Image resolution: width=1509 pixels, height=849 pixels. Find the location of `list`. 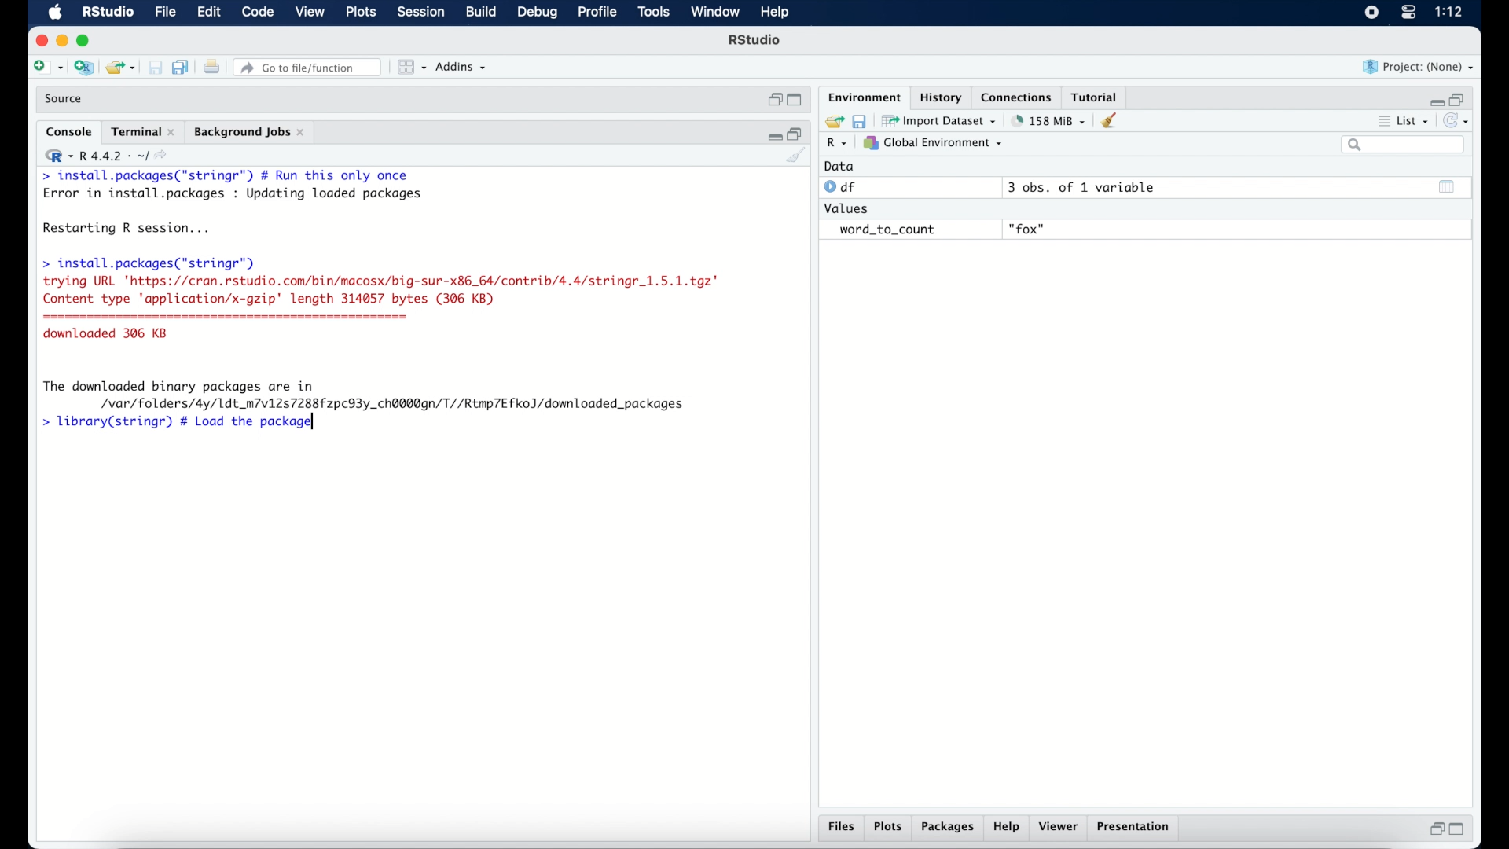

list is located at coordinates (1405, 123).